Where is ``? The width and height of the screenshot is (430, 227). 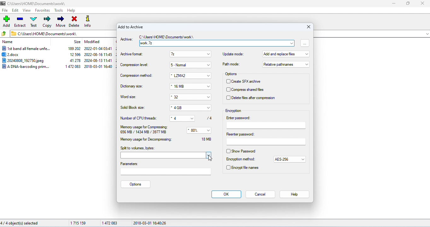
 is located at coordinates (209, 87).